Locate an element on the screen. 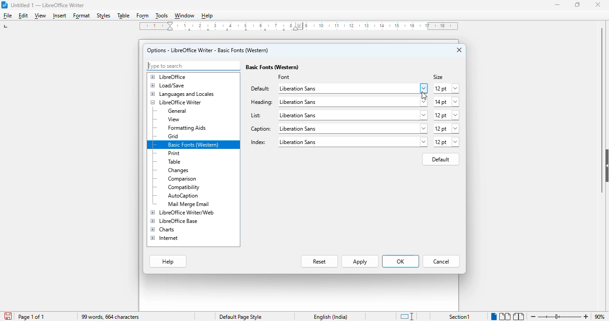 Image resolution: width=609 pixels, height=321 pixels. changes is located at coordinates (178, 171).